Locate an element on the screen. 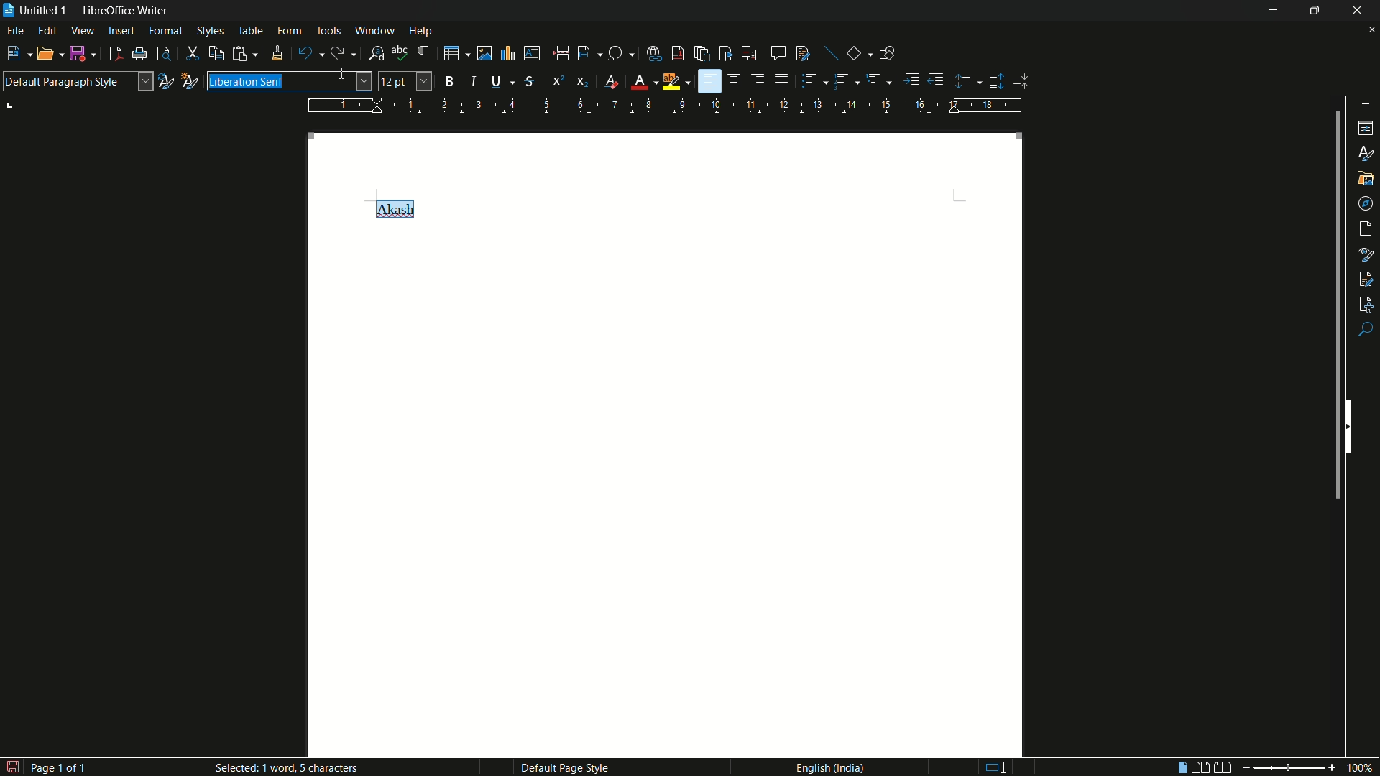  set line spacing is located at coordinates (965, 82).